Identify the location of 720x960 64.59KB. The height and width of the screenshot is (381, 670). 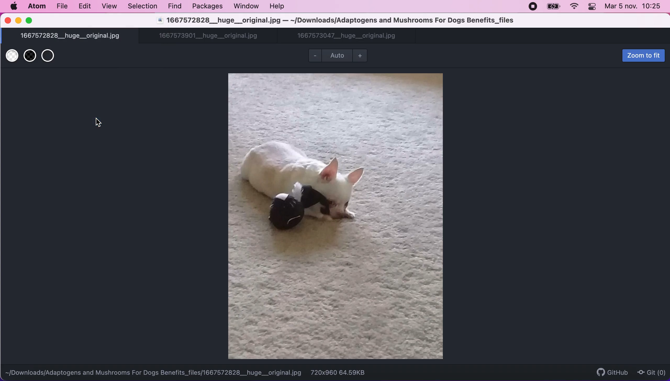
(338, 373).